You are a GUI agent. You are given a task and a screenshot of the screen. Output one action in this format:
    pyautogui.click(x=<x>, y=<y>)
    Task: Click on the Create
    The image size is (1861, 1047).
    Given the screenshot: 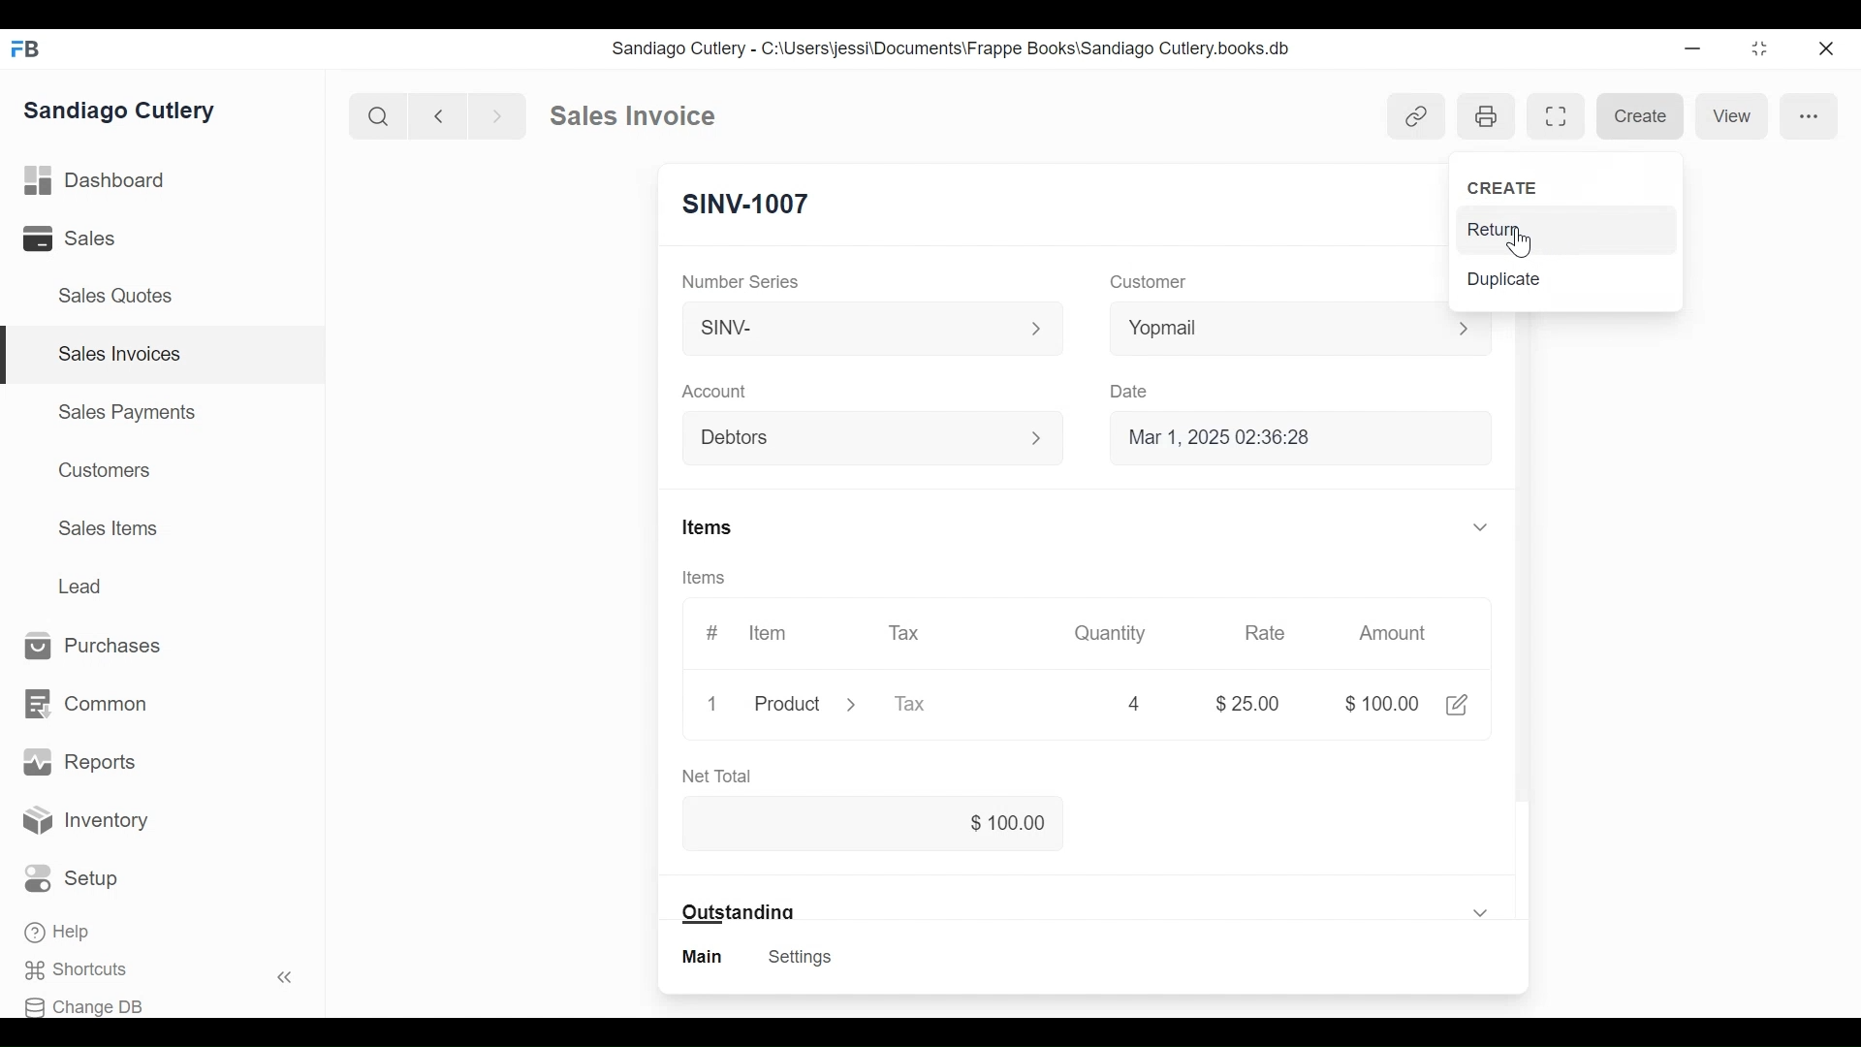 What is the action you would take?
    pyautogui.click(x=1501, y=188)
    